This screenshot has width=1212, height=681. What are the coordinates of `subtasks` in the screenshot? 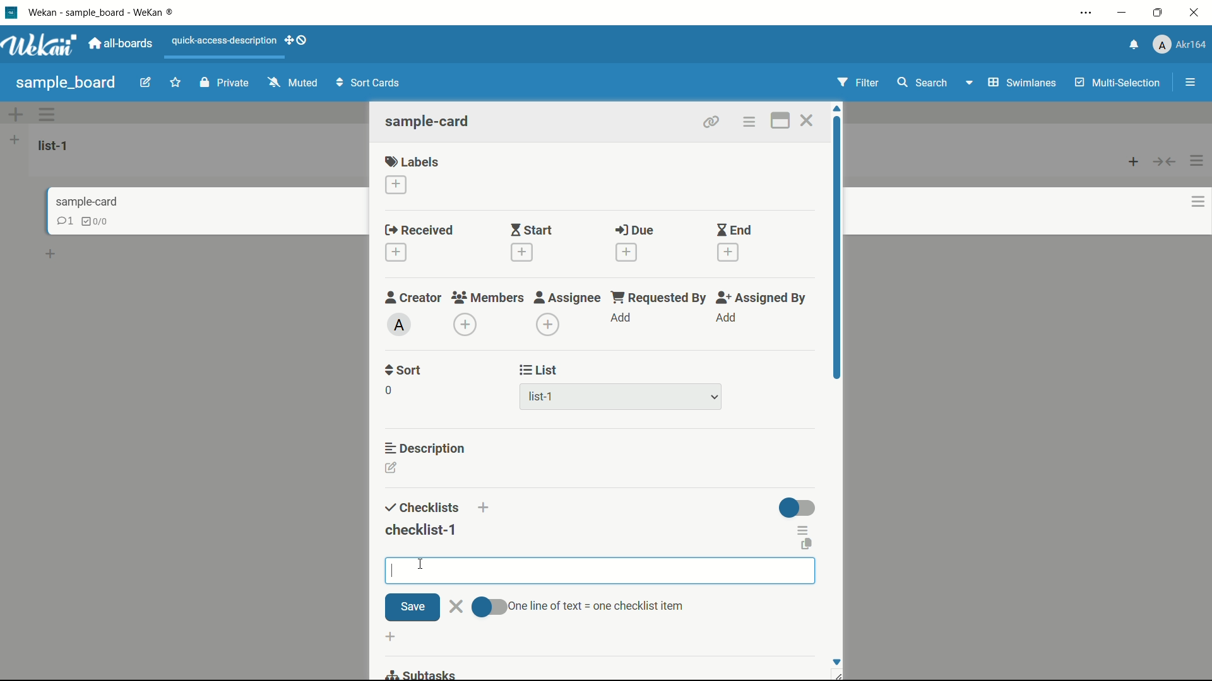 It's located at (431, 672).